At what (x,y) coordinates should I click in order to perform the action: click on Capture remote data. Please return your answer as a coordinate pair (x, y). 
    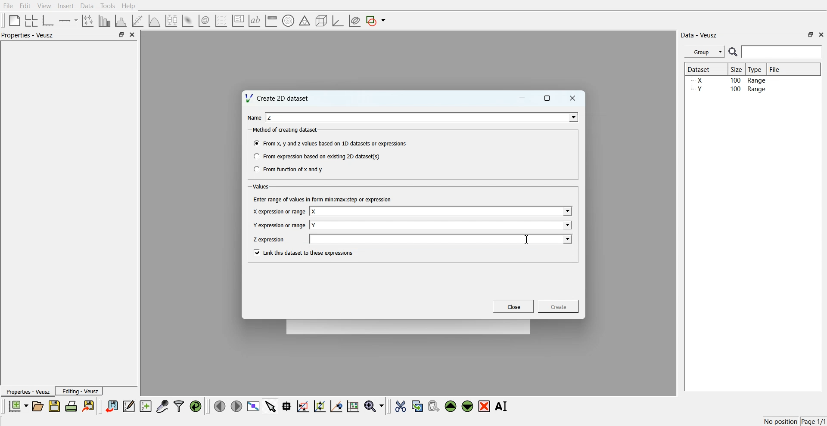
    Looking at the image, I should click on (162, 406).